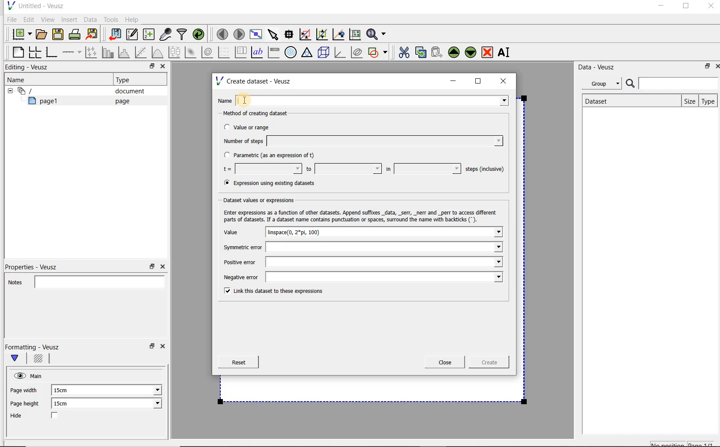 The width and height of the screenshot is (720, 447). I want to click on 3d scene, so click(324, 53).